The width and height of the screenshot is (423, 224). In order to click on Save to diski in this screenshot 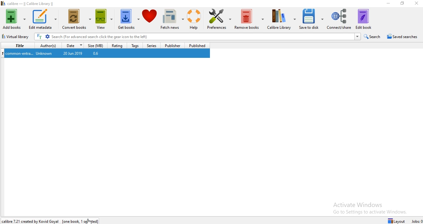, I will do `click(312, 19)`.